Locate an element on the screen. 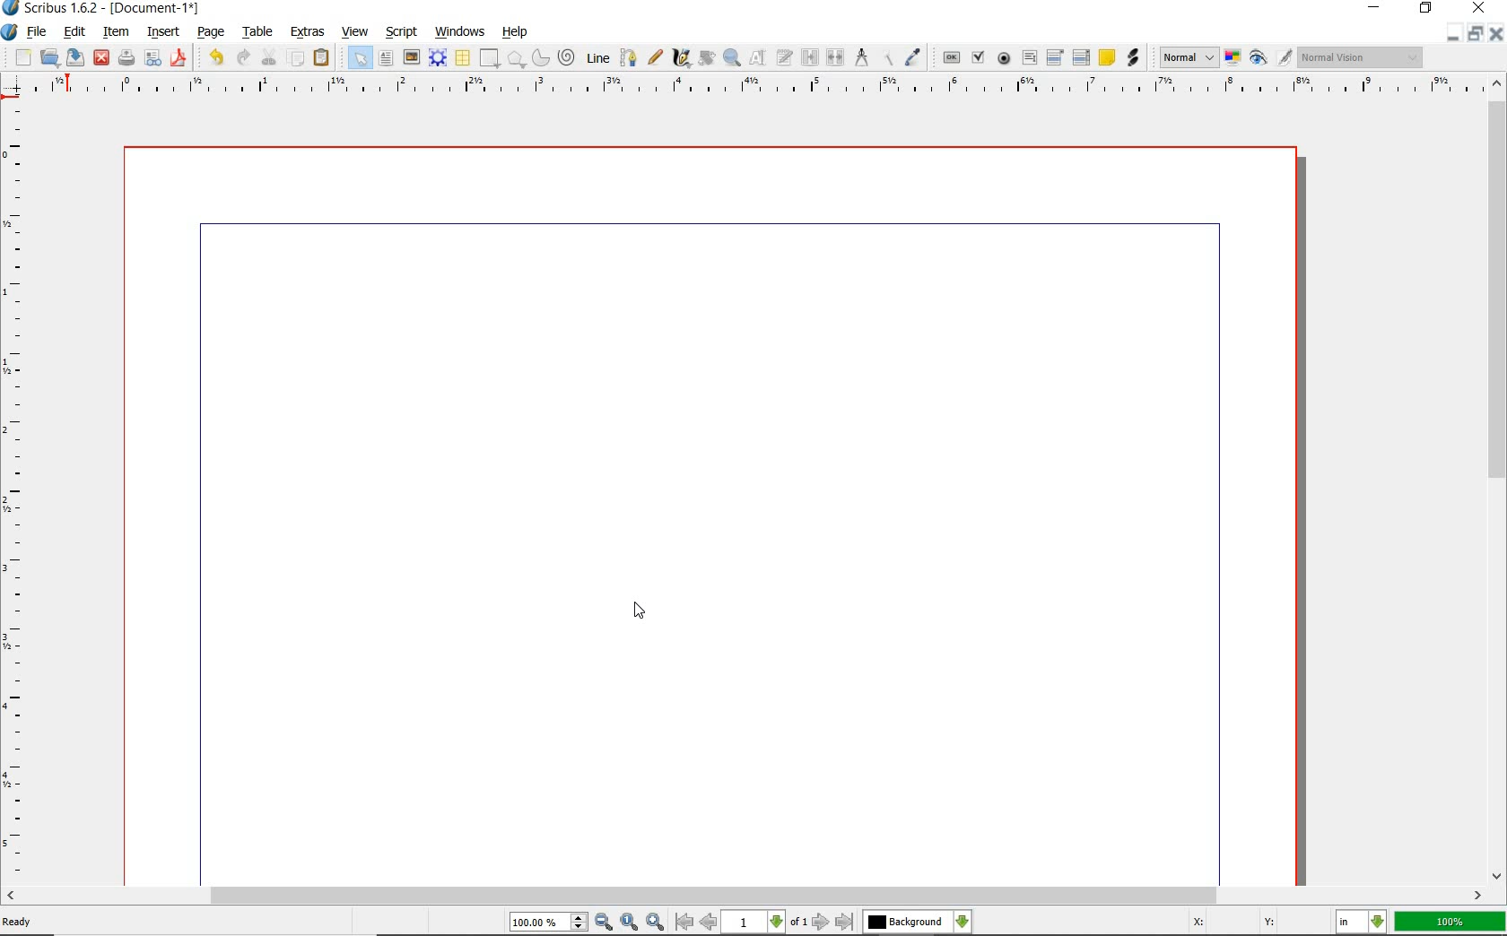  edit is located at coordinates (76, 31).